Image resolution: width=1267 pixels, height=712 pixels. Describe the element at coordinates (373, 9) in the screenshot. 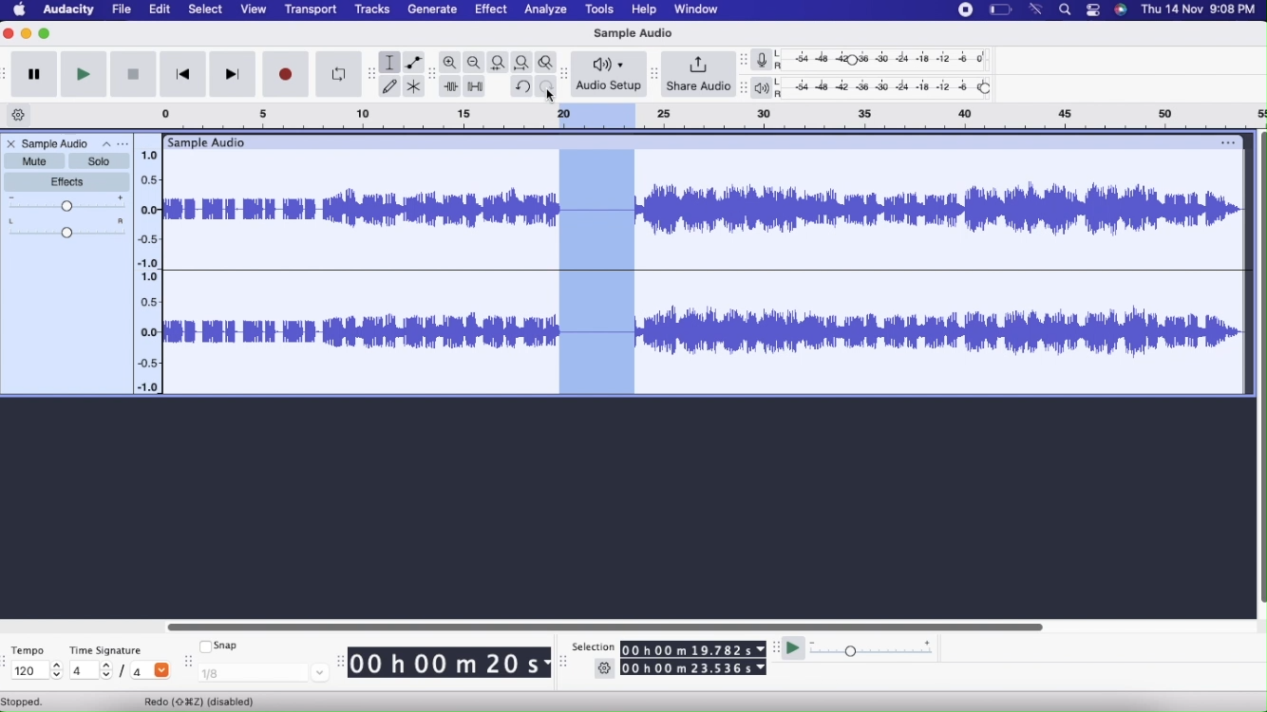

I see `Tracks` at that location.